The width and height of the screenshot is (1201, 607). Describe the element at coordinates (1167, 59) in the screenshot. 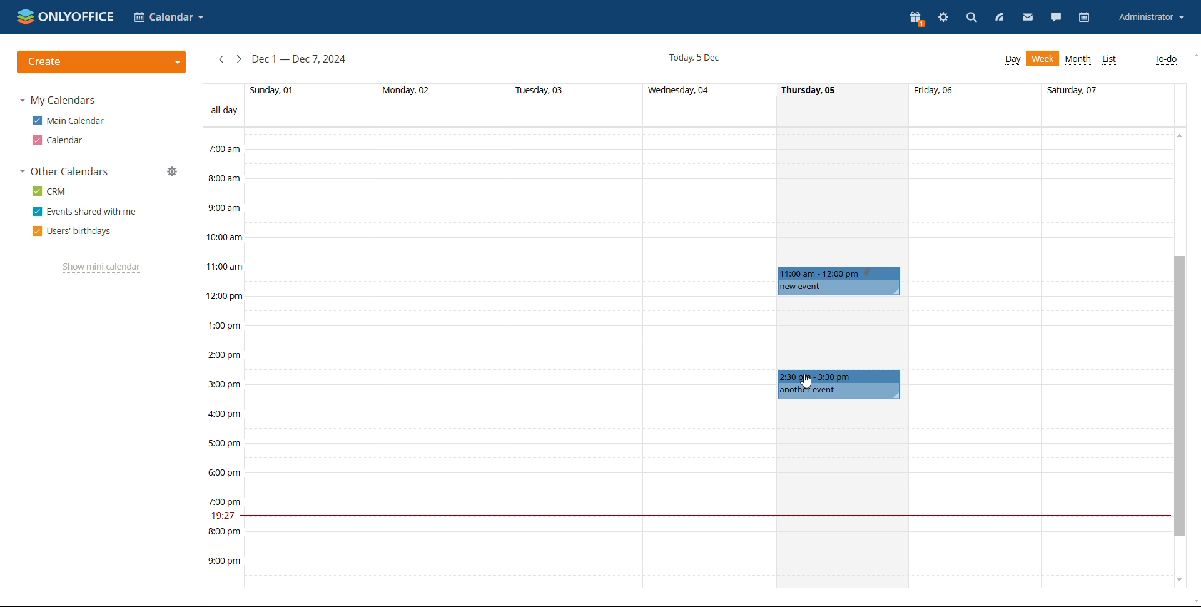

I see `to-do` at that location.